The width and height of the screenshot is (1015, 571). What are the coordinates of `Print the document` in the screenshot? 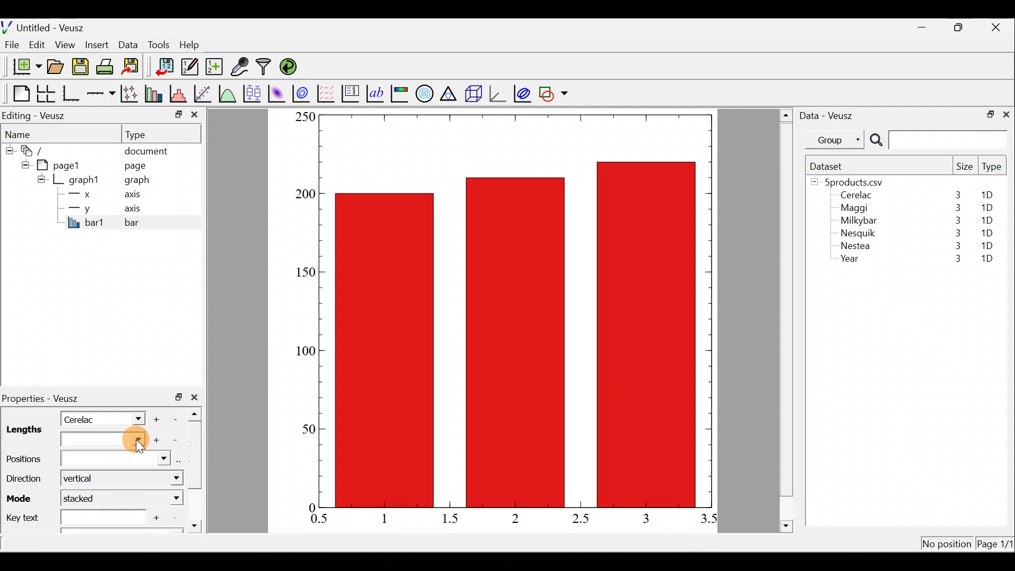 It's located at (108, 66).